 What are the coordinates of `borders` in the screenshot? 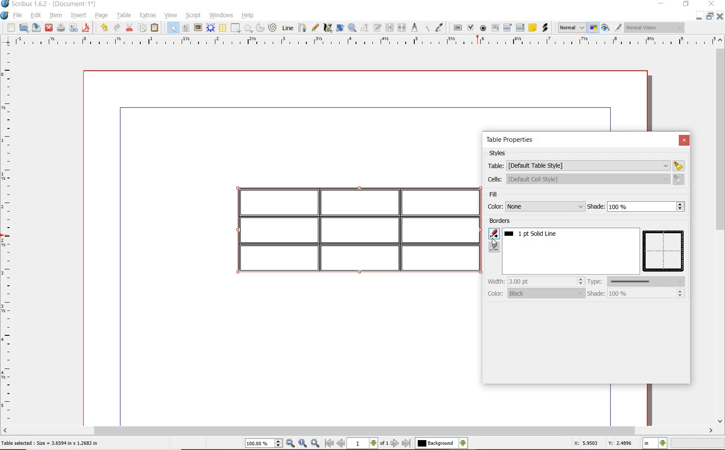 It's located at (501, 222).